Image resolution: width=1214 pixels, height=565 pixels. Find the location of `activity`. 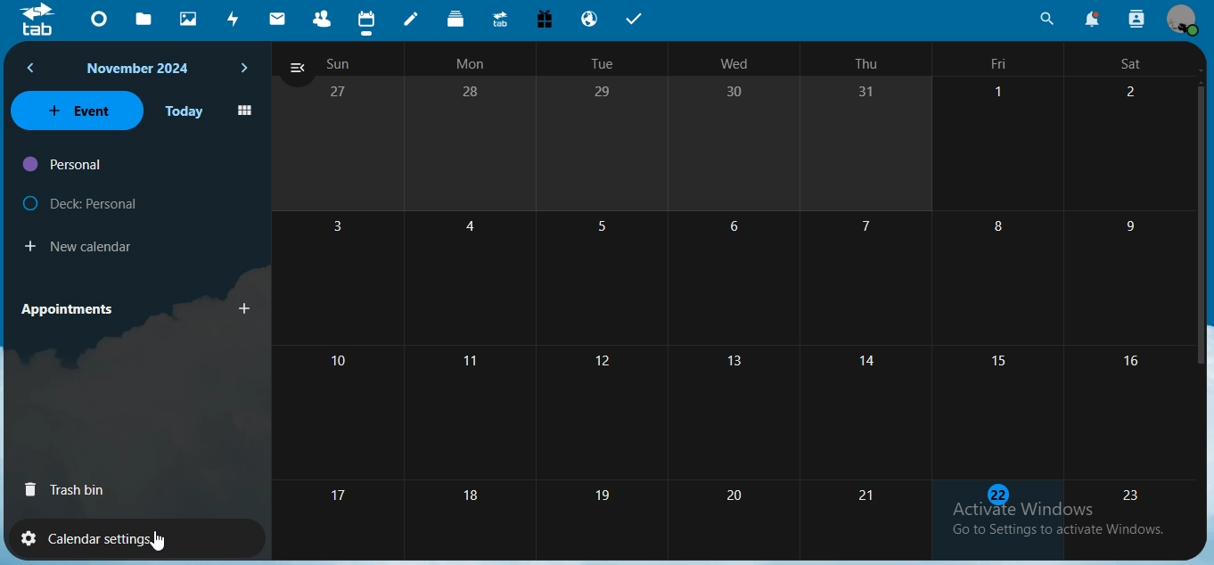

activity is located at coordinates (235, 21).